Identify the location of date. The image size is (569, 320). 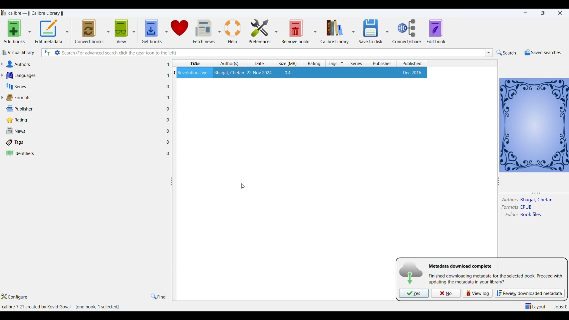
(260, 64).